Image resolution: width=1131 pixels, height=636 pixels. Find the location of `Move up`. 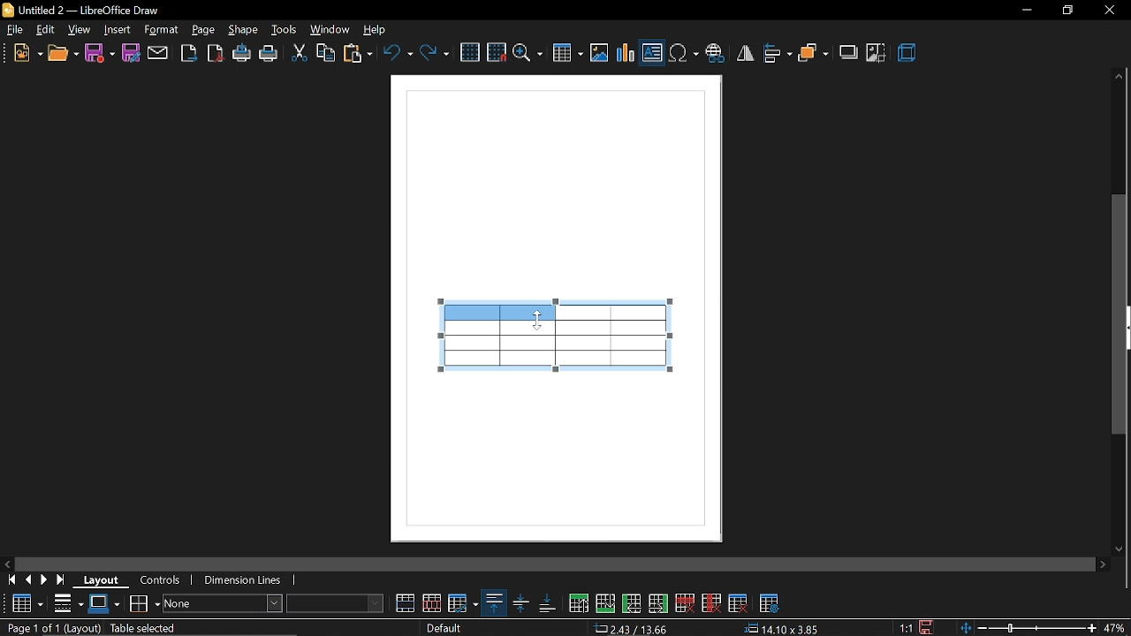

Move up is located at coordinates (1119, 74).